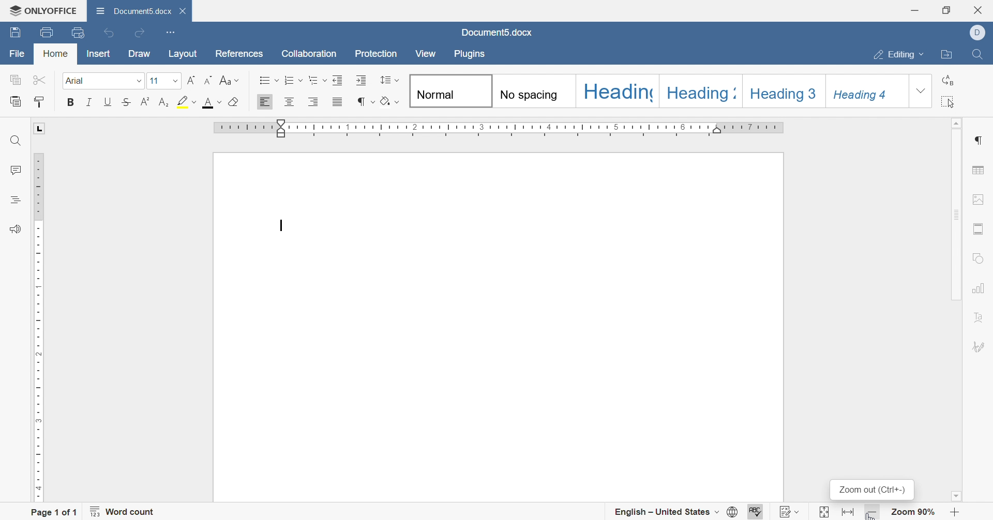 The height and width of the screenshot is (520, 993). Describe the element at coordinates (339, 81) in the screenshot. I see `decrease indent` at that location.